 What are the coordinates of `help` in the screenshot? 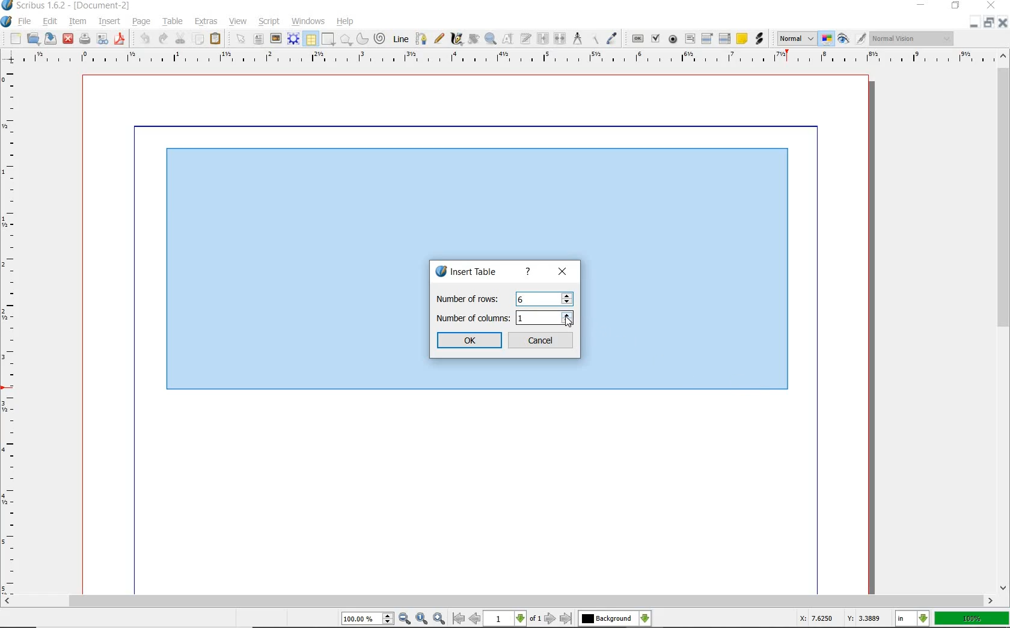 It's located at (347, 23).